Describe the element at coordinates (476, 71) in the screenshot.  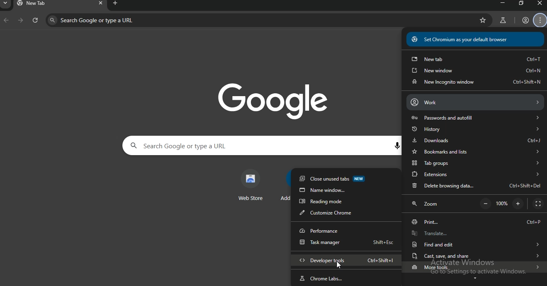
I see `new window` at that location.